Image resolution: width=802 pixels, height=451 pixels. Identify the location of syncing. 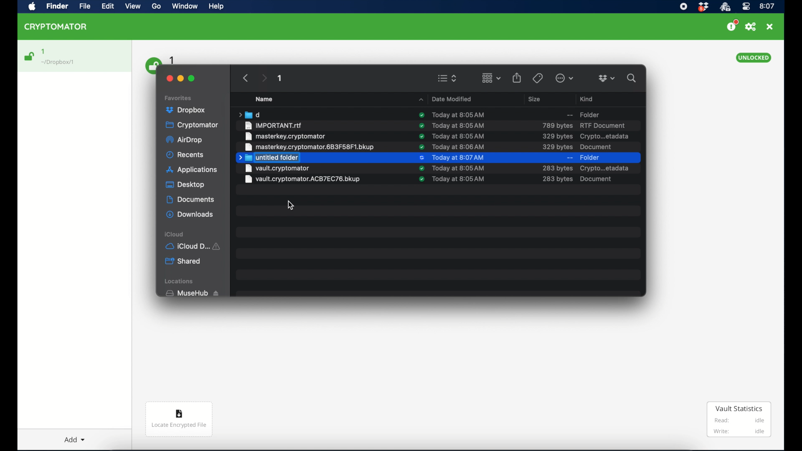
(421, 158).